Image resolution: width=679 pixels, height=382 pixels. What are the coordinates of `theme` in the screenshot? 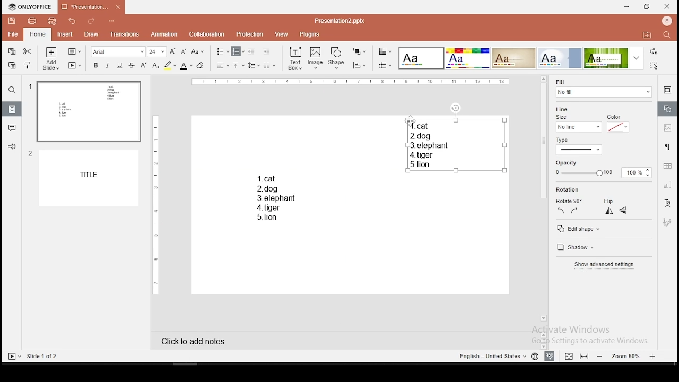 It's located at (614, 58).